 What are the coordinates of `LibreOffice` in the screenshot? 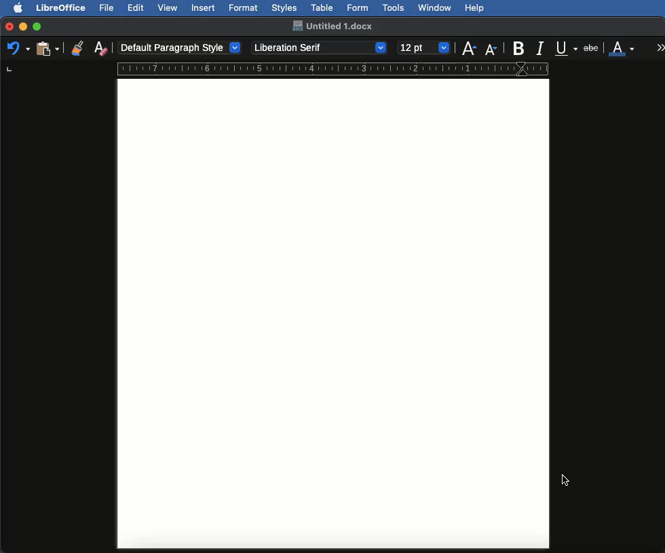 It's located at (60, 7).